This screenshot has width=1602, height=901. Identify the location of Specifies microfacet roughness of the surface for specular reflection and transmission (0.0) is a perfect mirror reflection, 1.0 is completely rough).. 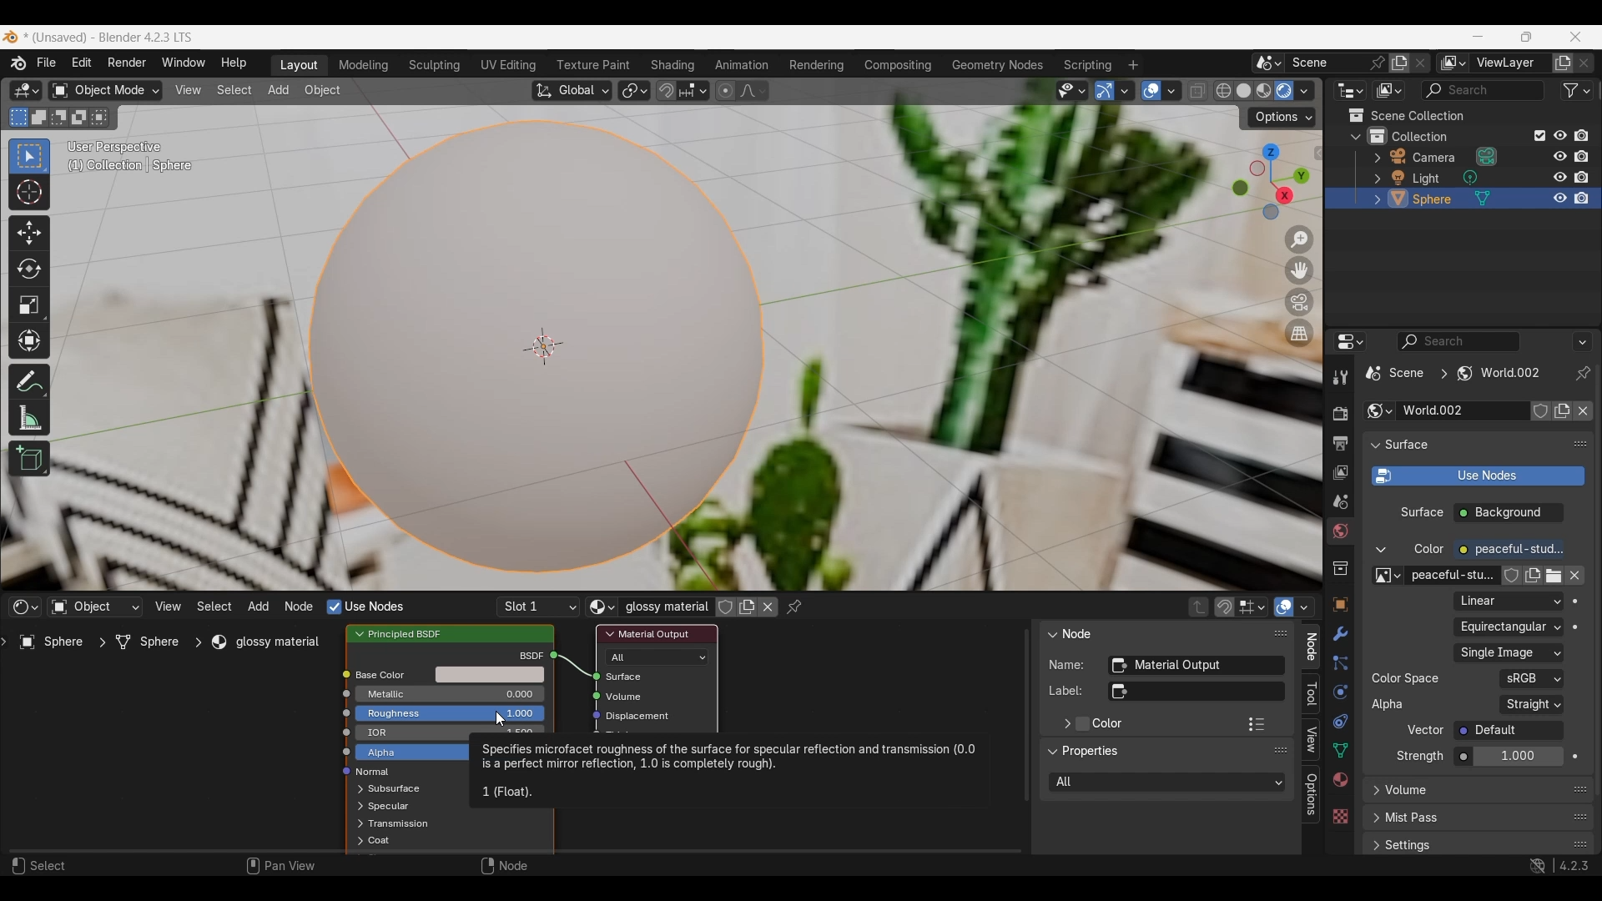
(733, 757).